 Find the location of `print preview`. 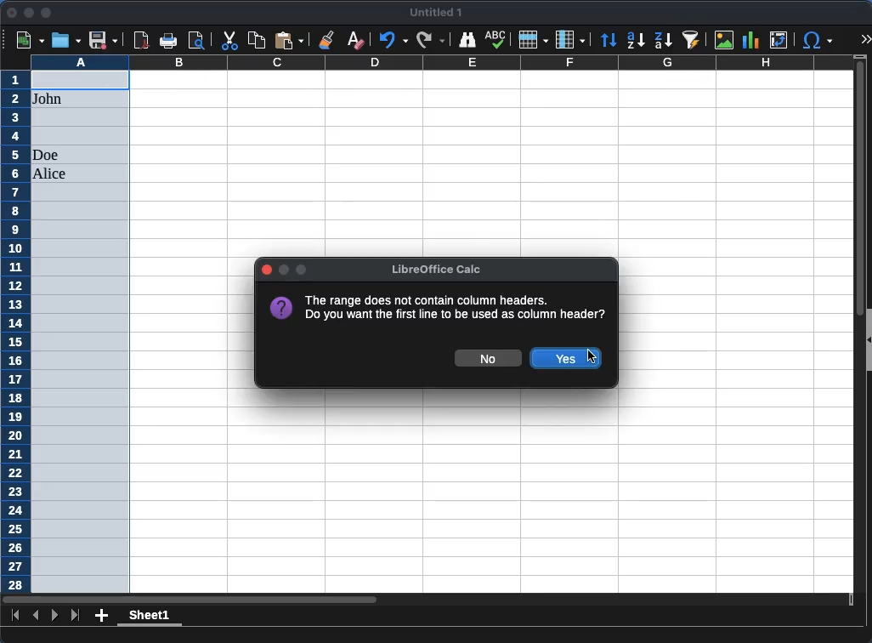

print preview is located at coordinates (196, 40).